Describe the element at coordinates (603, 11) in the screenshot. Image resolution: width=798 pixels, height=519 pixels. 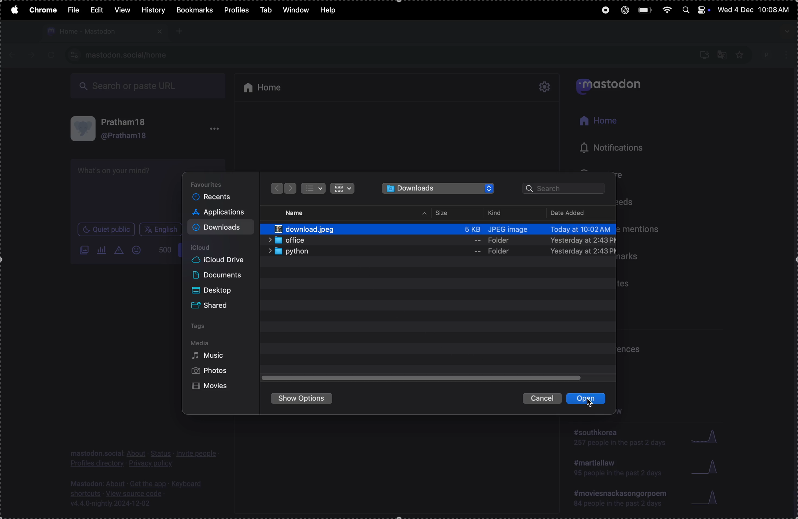
I see `record` at that location.